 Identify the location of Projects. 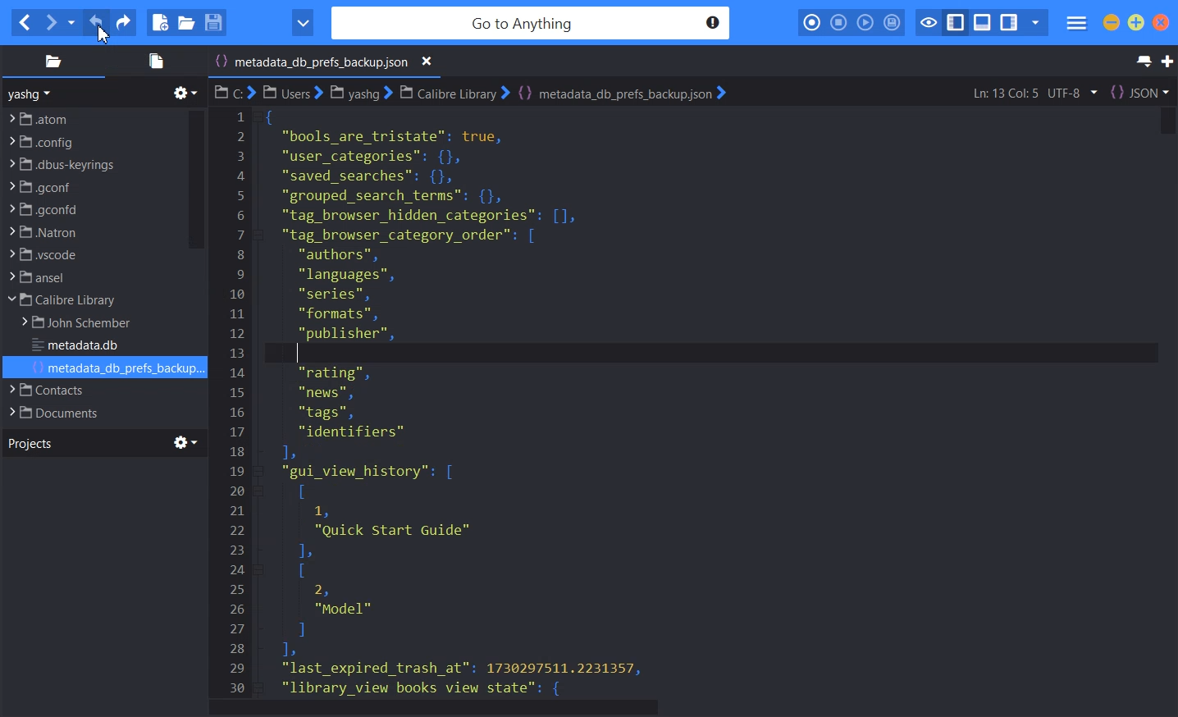
(30, 442).